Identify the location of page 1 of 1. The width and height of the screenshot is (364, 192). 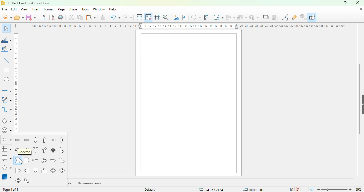
(11, 190).